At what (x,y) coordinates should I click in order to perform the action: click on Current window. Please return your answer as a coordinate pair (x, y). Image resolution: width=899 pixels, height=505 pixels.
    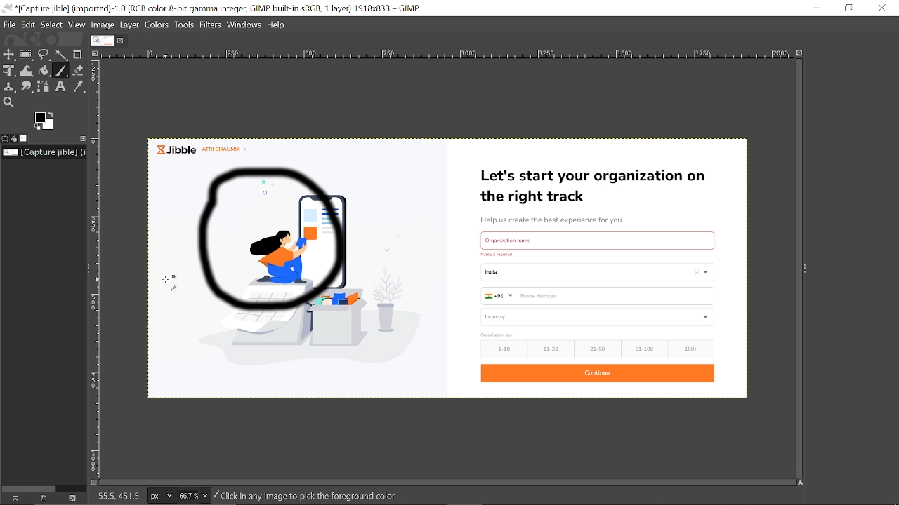
    Looking at the image, I should click on (211, 8).